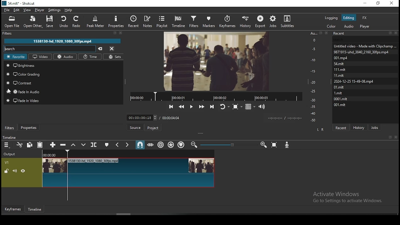 Image resolution: width=400 pixels, height=225 pixels. Describe the element at coordinates (195, 21) in the screenshot. I see `filters` at that location.